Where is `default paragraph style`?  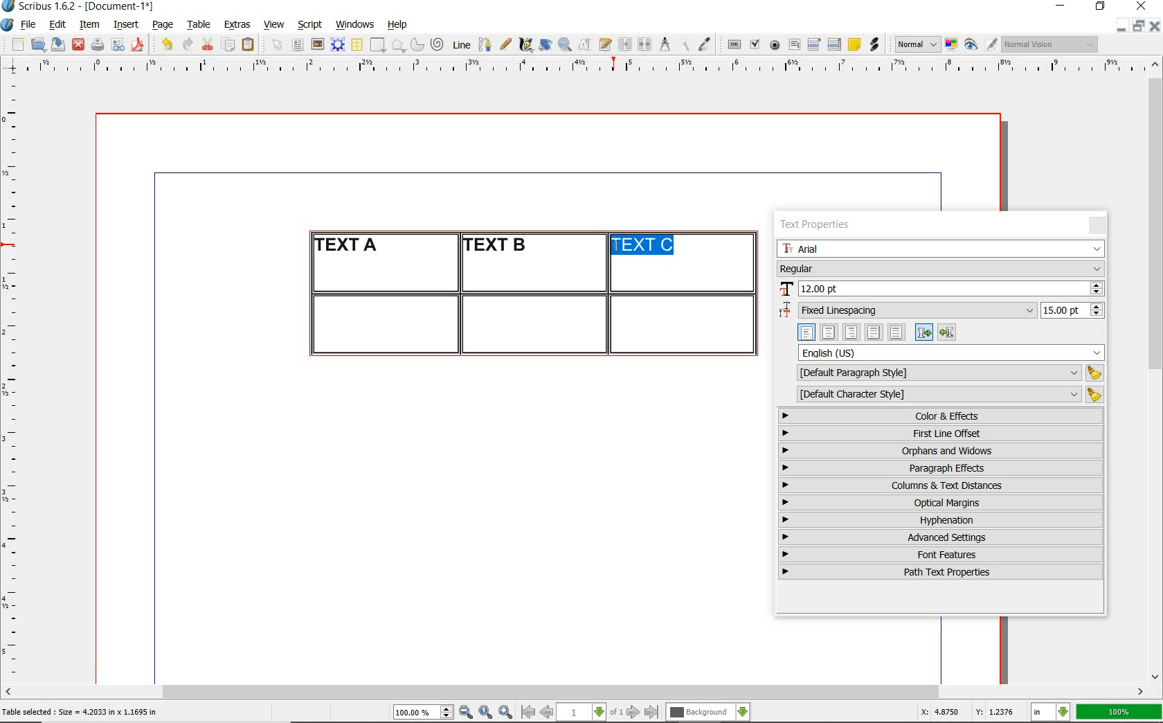 default paragraph style is located at coordinates (947, 373).